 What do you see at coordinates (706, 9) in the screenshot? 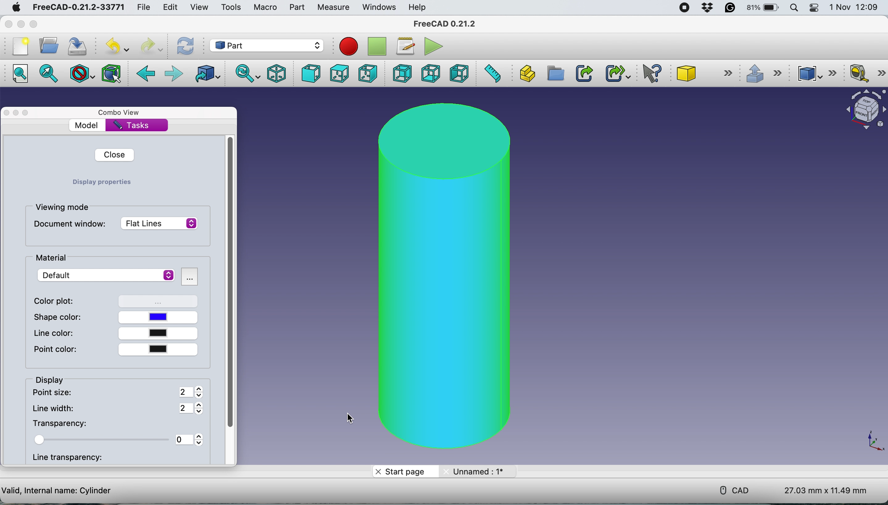
I see `dropbox` at bounding box center [706, 9].